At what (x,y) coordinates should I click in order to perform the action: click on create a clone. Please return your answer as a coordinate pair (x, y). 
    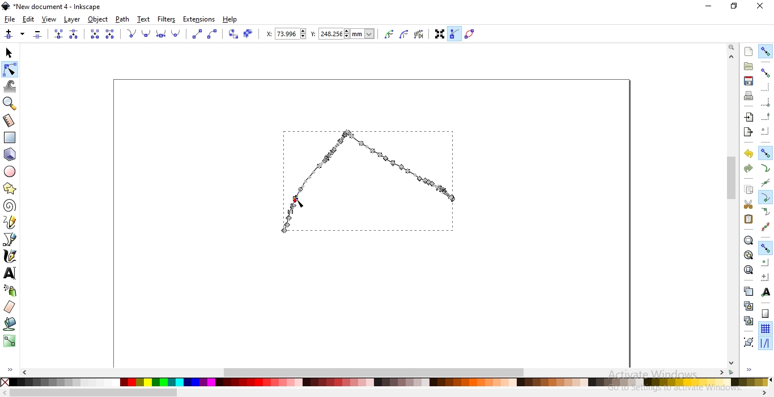
    Looking at the image, I should click on (748, 305).